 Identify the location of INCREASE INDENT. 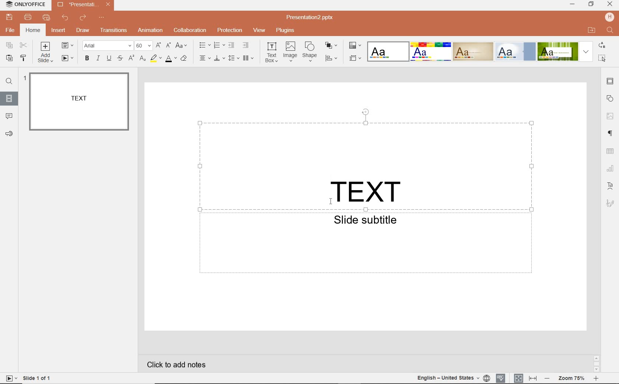
(246, 45).